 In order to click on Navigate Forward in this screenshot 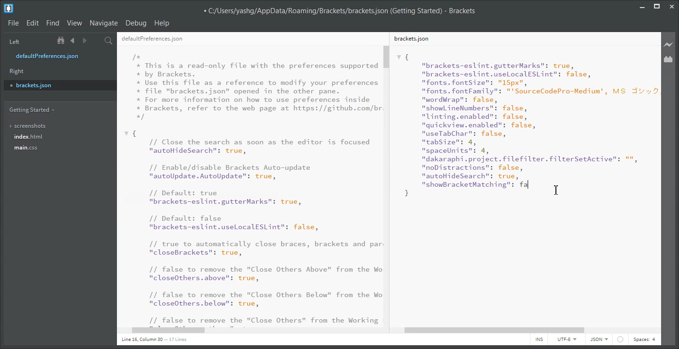, I will do `click(84, 41)`.